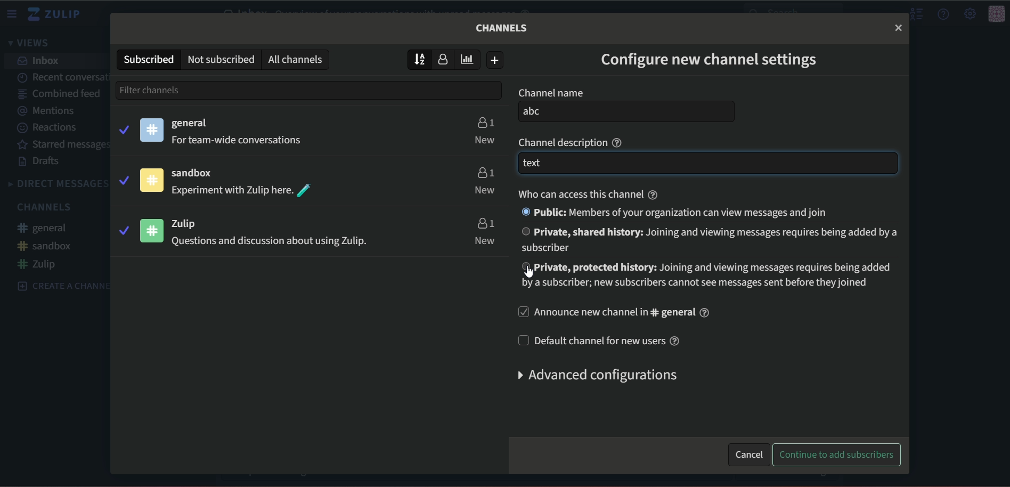 The height and width of the screenshot is (487, 1010). Describe the element at coordinates (841, 455) in the screenshot. I see `continue to add subscribers` at that location.